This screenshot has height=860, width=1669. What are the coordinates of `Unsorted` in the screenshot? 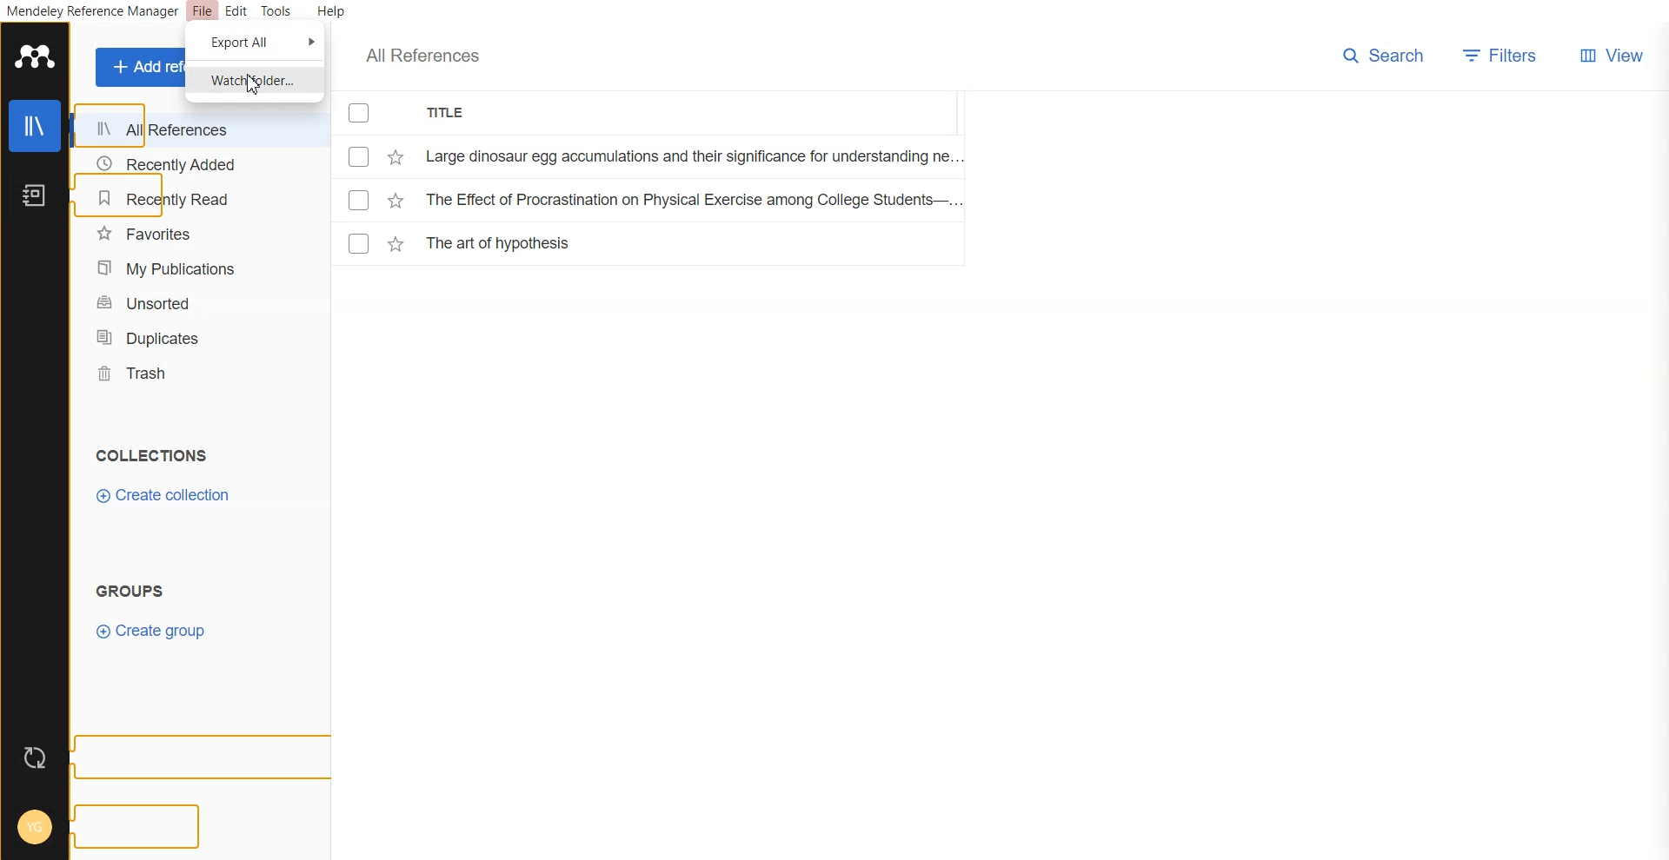 It's located at (186, 302).